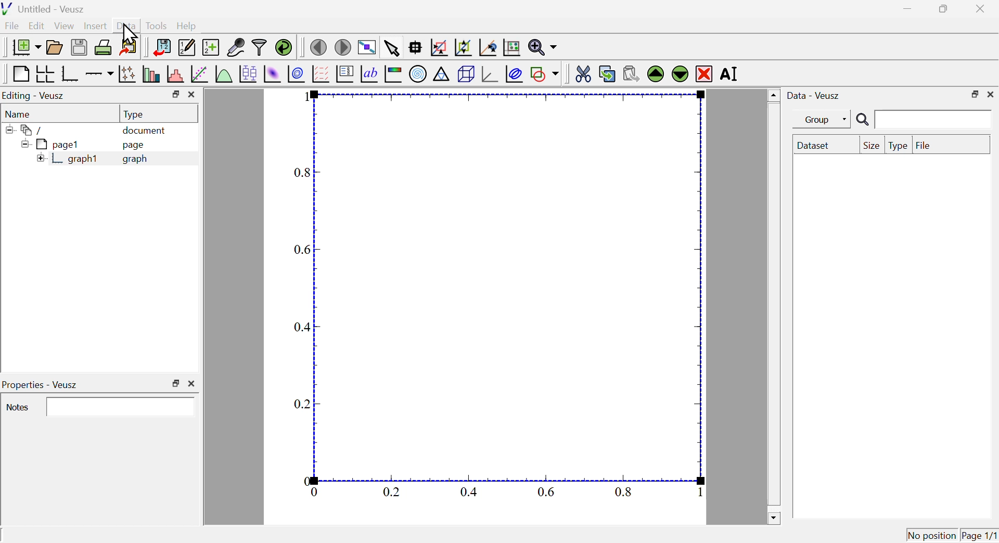 This screenshot has width=999, height=543. I want to click on no position, so click(932, 534).